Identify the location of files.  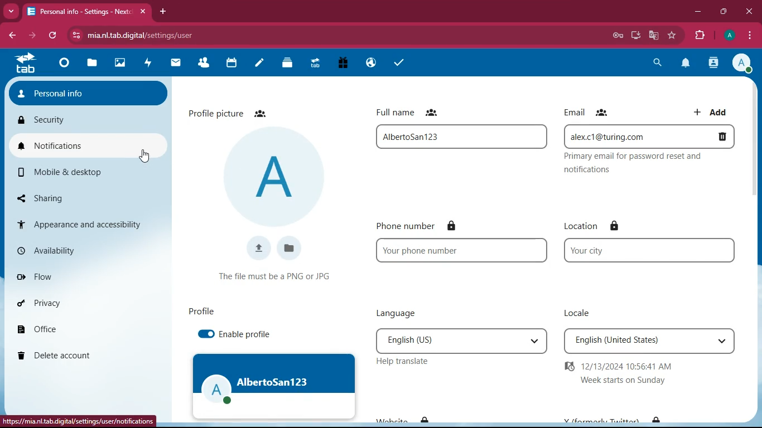
(288, 249).